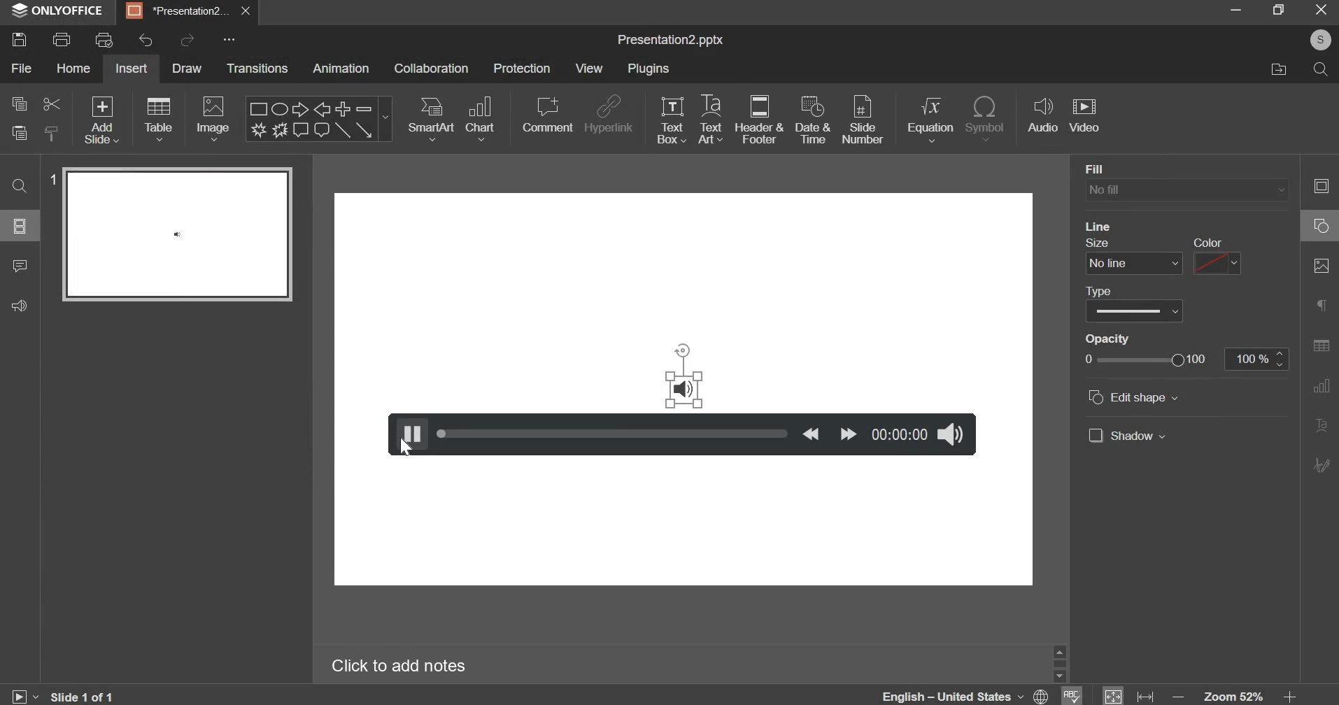  Describe the element at coordinates (1277, 10) in the screenshot. I see `maximize` at that location.